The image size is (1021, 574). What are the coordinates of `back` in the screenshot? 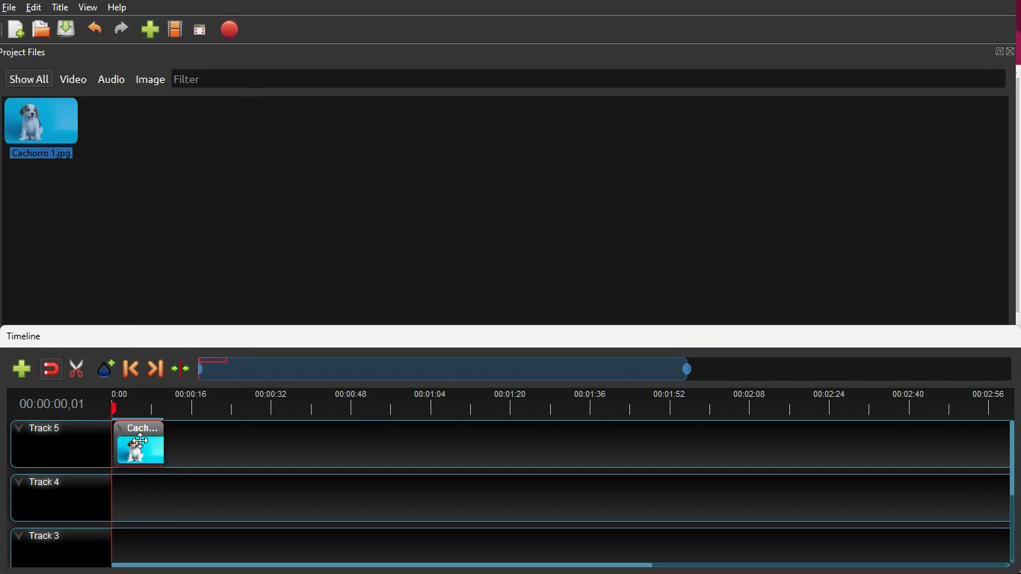 It's located at (96, 28).